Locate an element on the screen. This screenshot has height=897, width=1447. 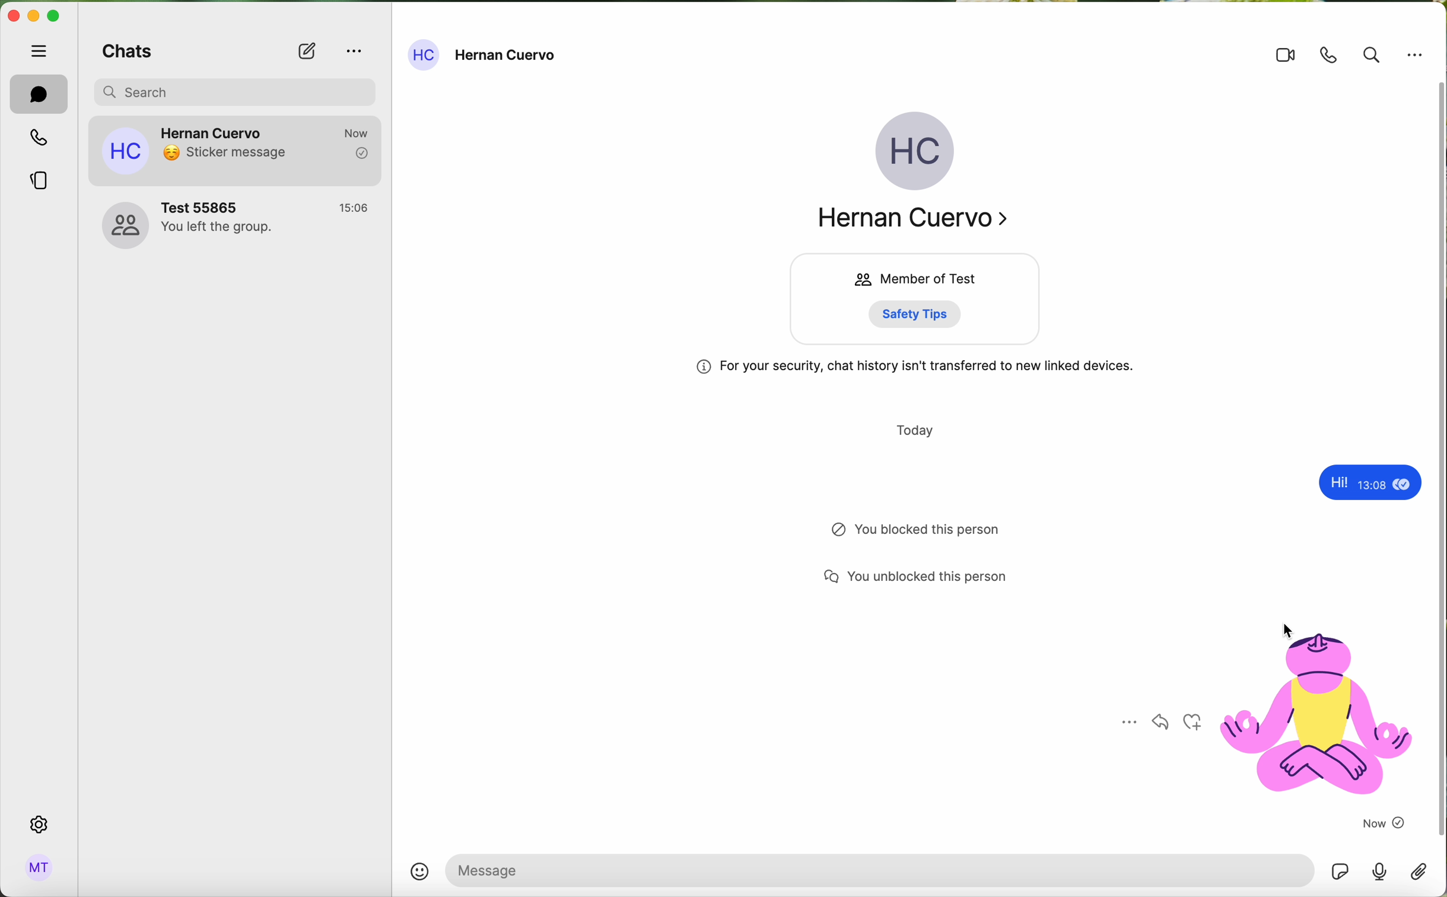
you unblocked this person is located at coordinates (928, 581).